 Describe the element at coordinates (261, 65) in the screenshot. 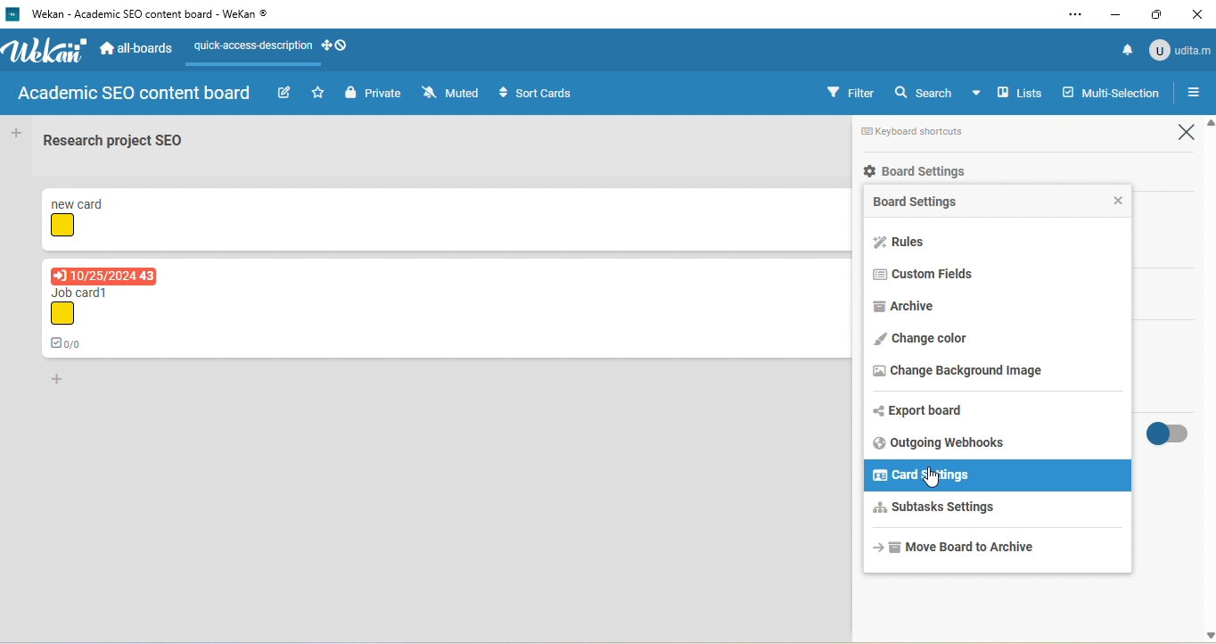

I see `line appeared` at that location.